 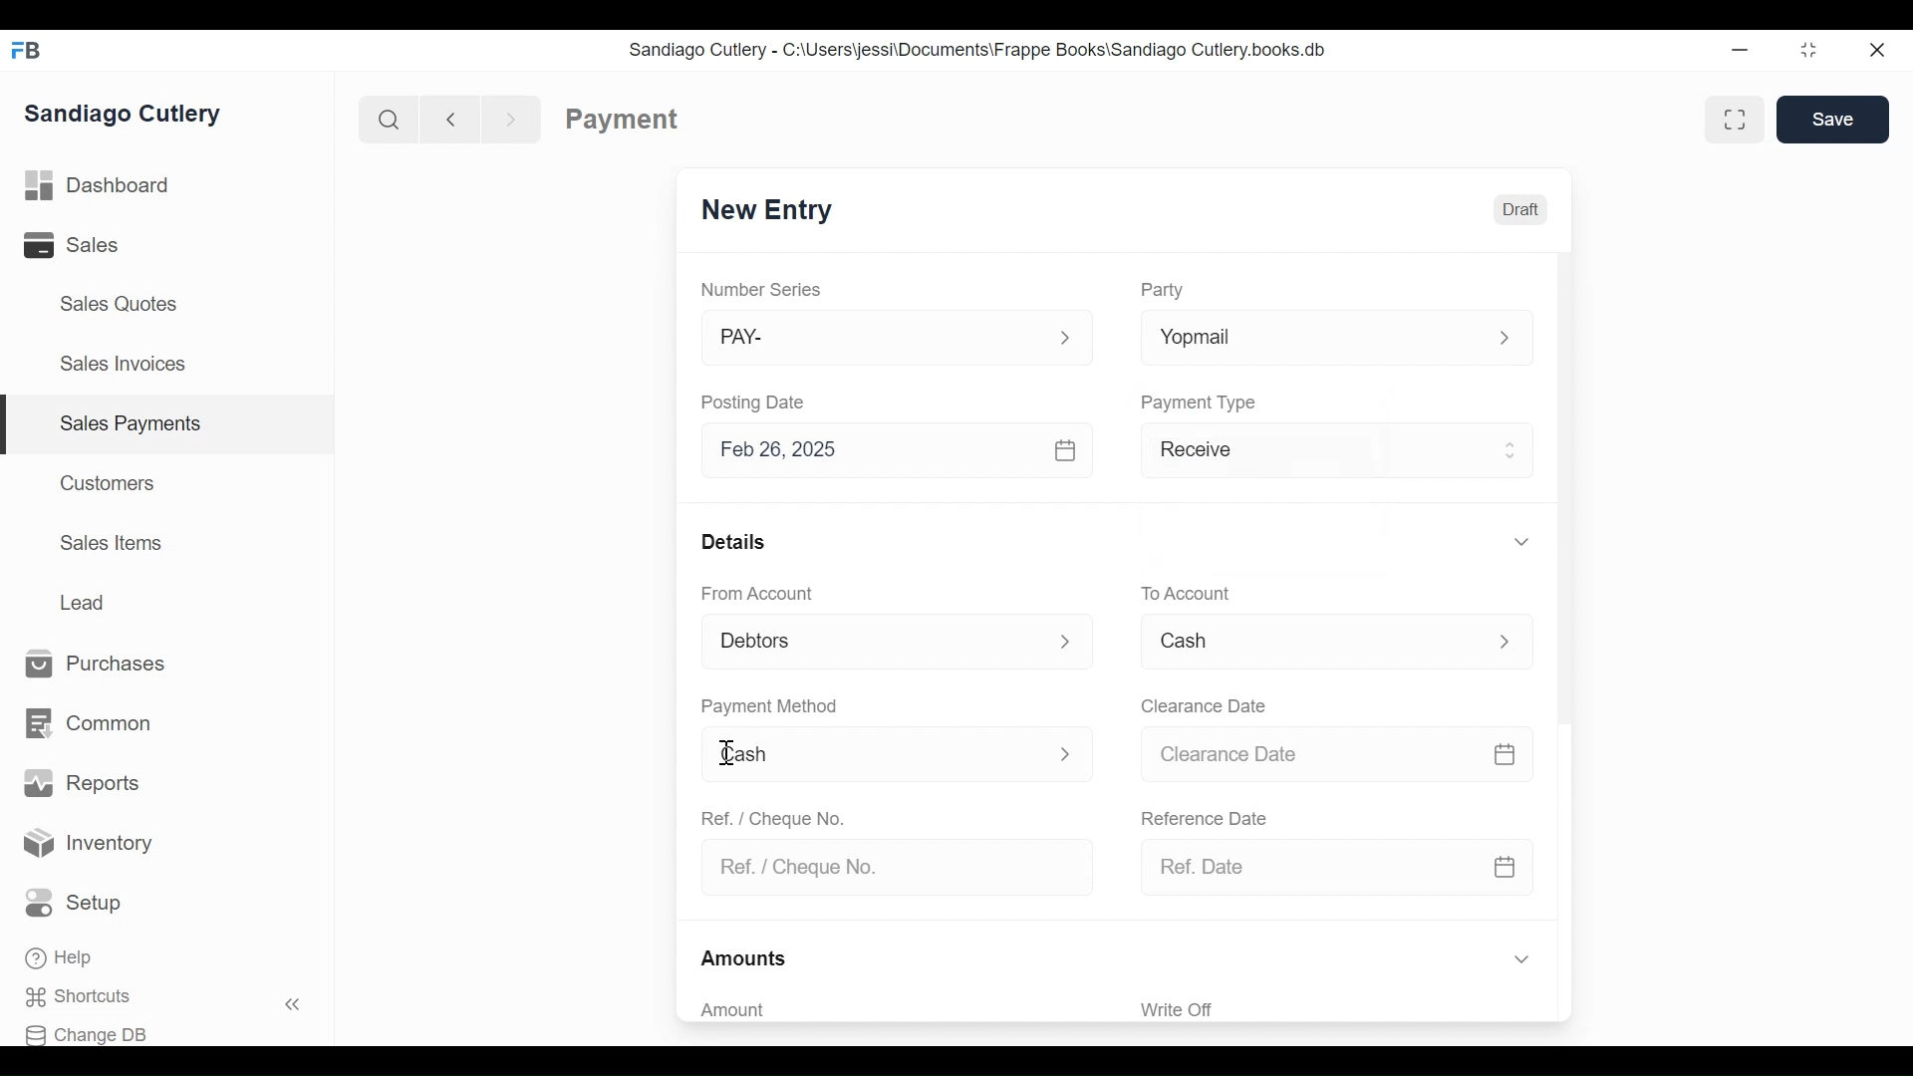 I want to click on Ref. / Cheque No., so click(x=771, y=817).